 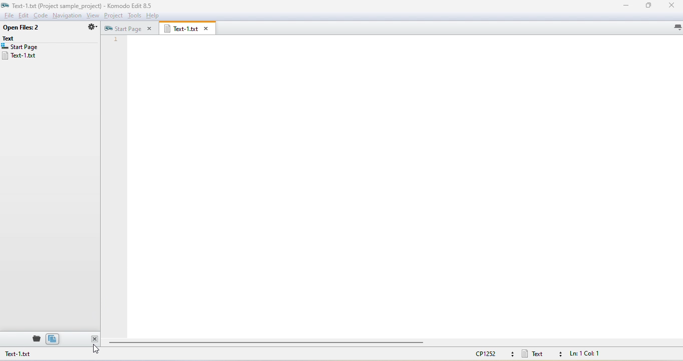 What do you see at coordinates (94, 338) in the screenshot?
I see `close` at bounding box center [94, 338].